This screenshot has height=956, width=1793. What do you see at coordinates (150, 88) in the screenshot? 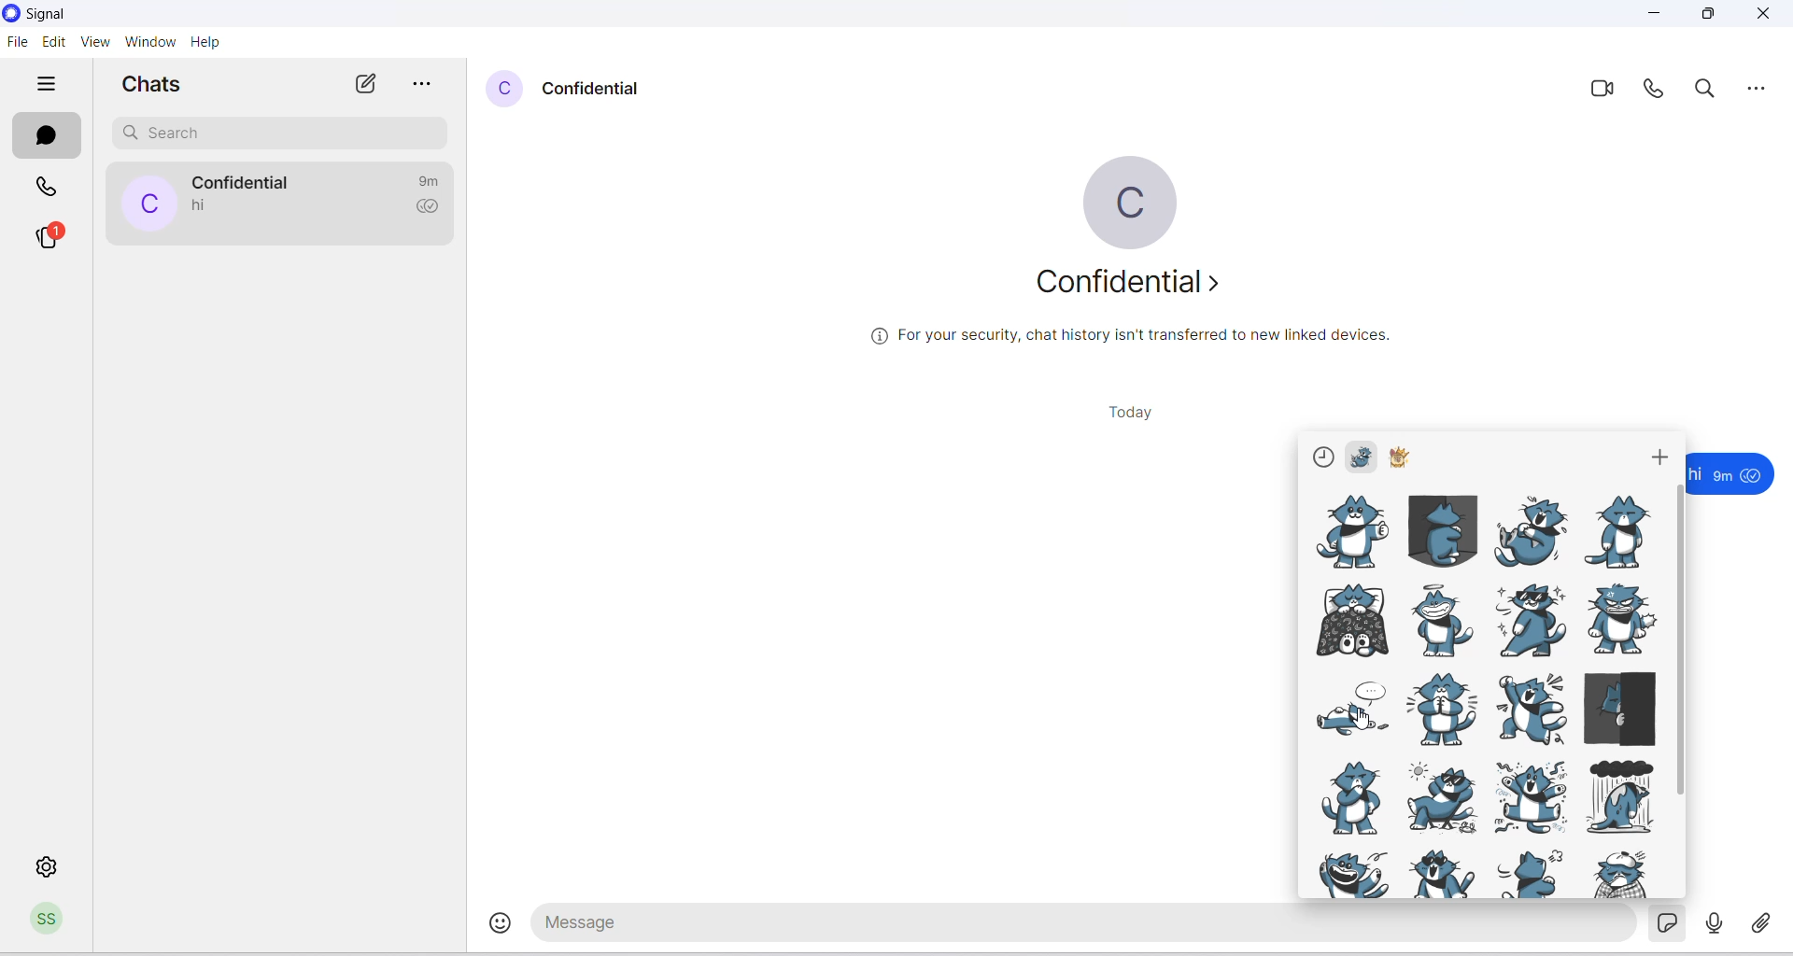
I see `chats heading` at bounding box center [150, 88].